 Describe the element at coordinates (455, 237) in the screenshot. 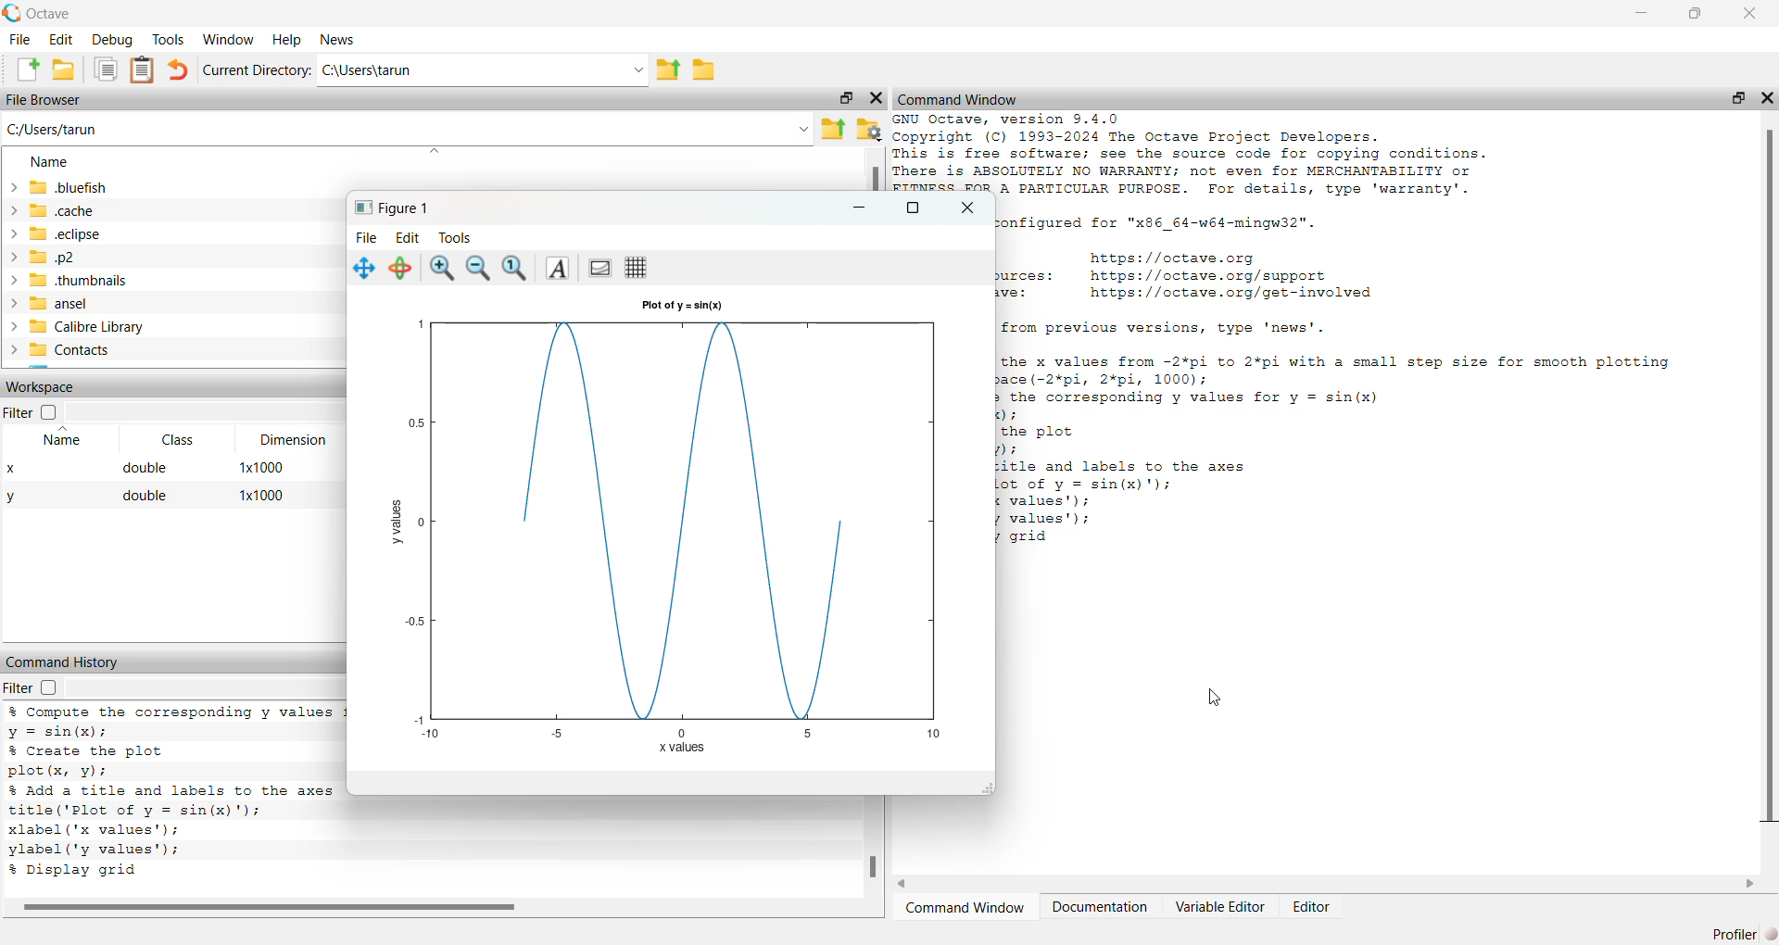

I see `Tools` at that location.